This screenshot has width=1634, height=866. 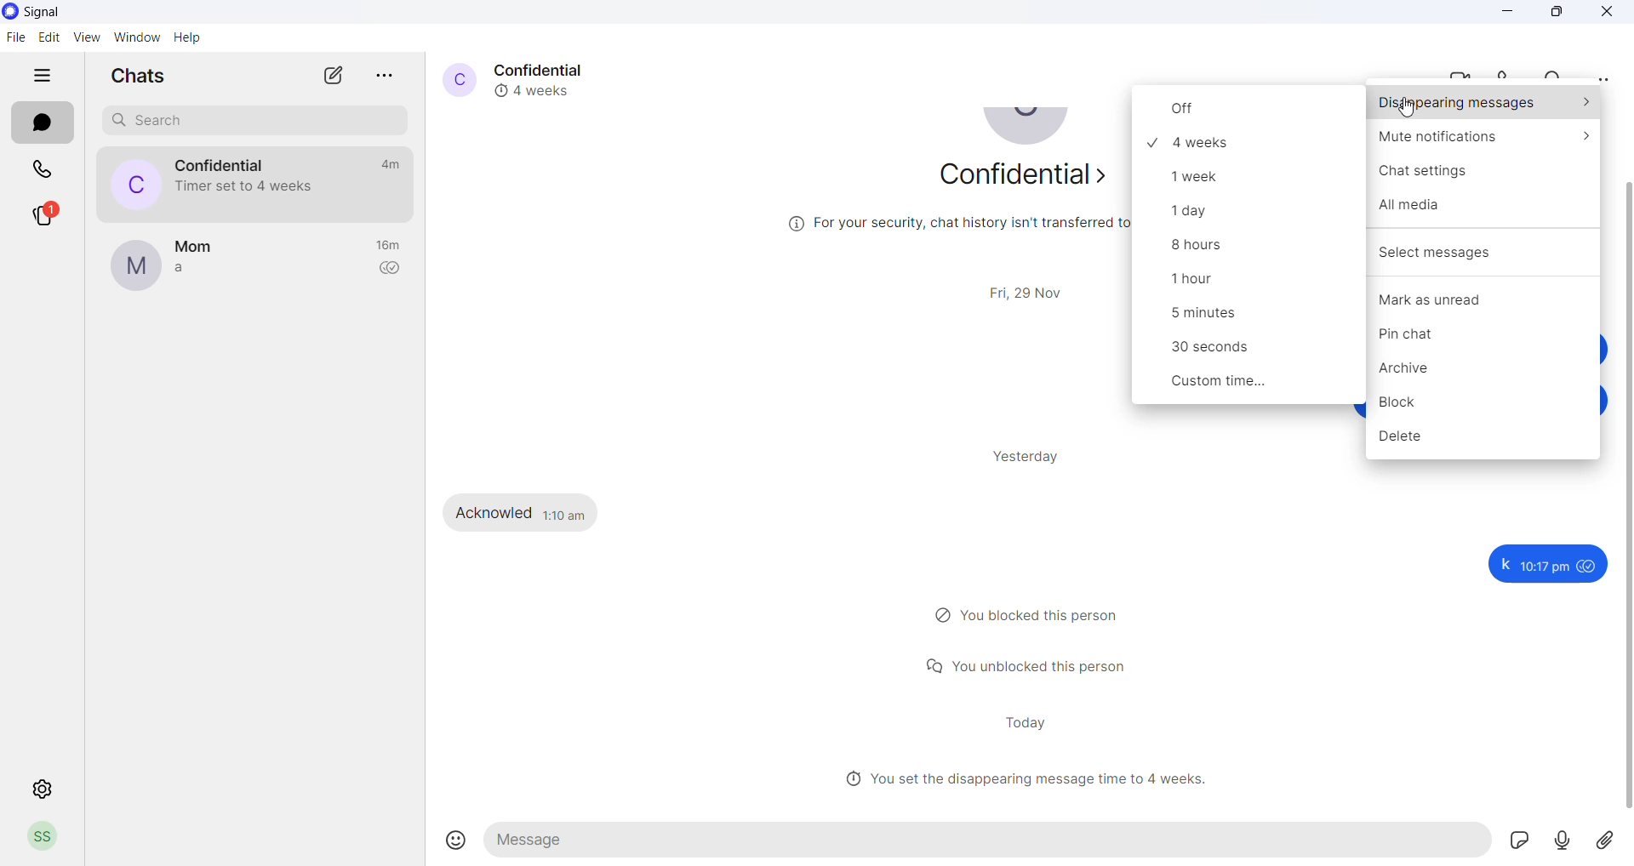 What do you see at coordinates (1608, 13) in the screenshot?
I see `close` at bounding box center [1608, 13].